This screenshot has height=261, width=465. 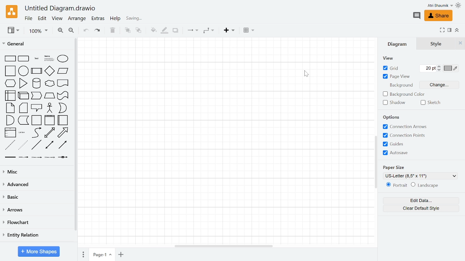 I want to click on Fullsreen, so click(x=442, y=30).